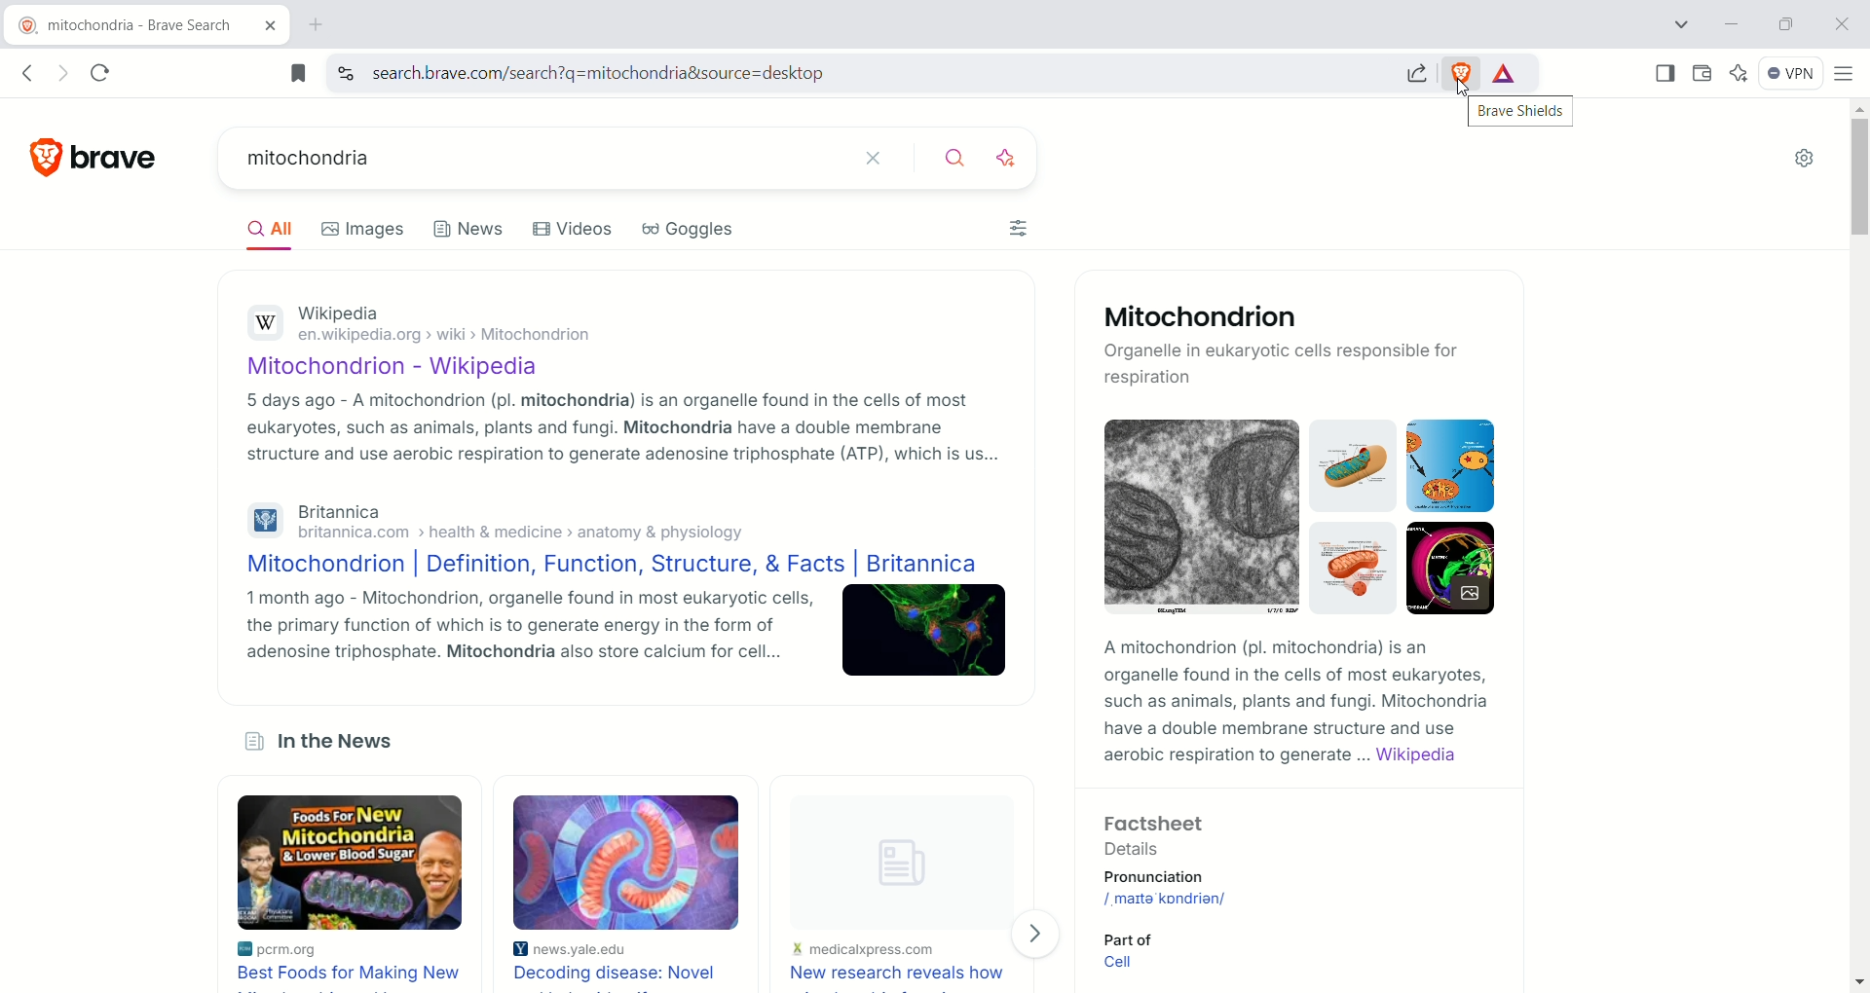 This screenshot has height=993, width=1870. Describe the element at coordinates (1790, 27) in the screenshot. I see `restore down` at that location.